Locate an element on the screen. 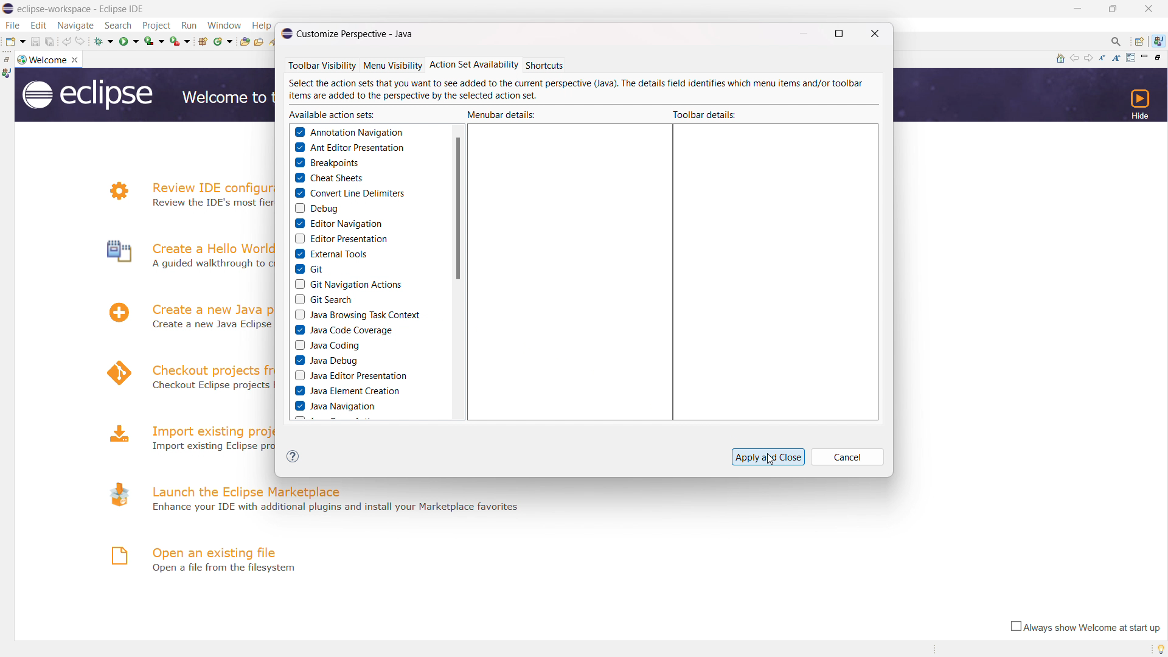 Image resolution: width=1168 pixels, height=657 pixels. hide is located at coordinates (1138, 103).